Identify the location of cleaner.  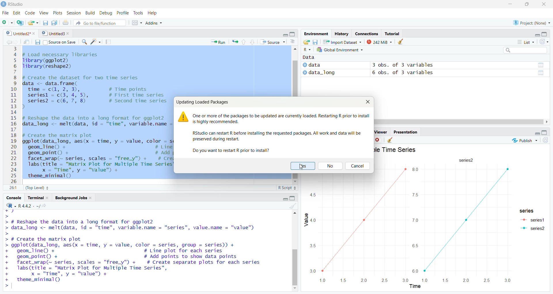
(390, 140).